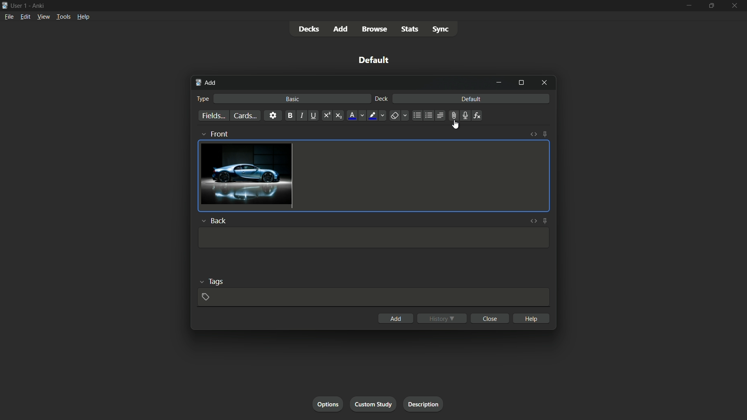 The height and width of the screenshot is (420, 747). What do you see at coordinates (314, 115) in the screenshot?
I see `underline` at bounding box center [314, 115].